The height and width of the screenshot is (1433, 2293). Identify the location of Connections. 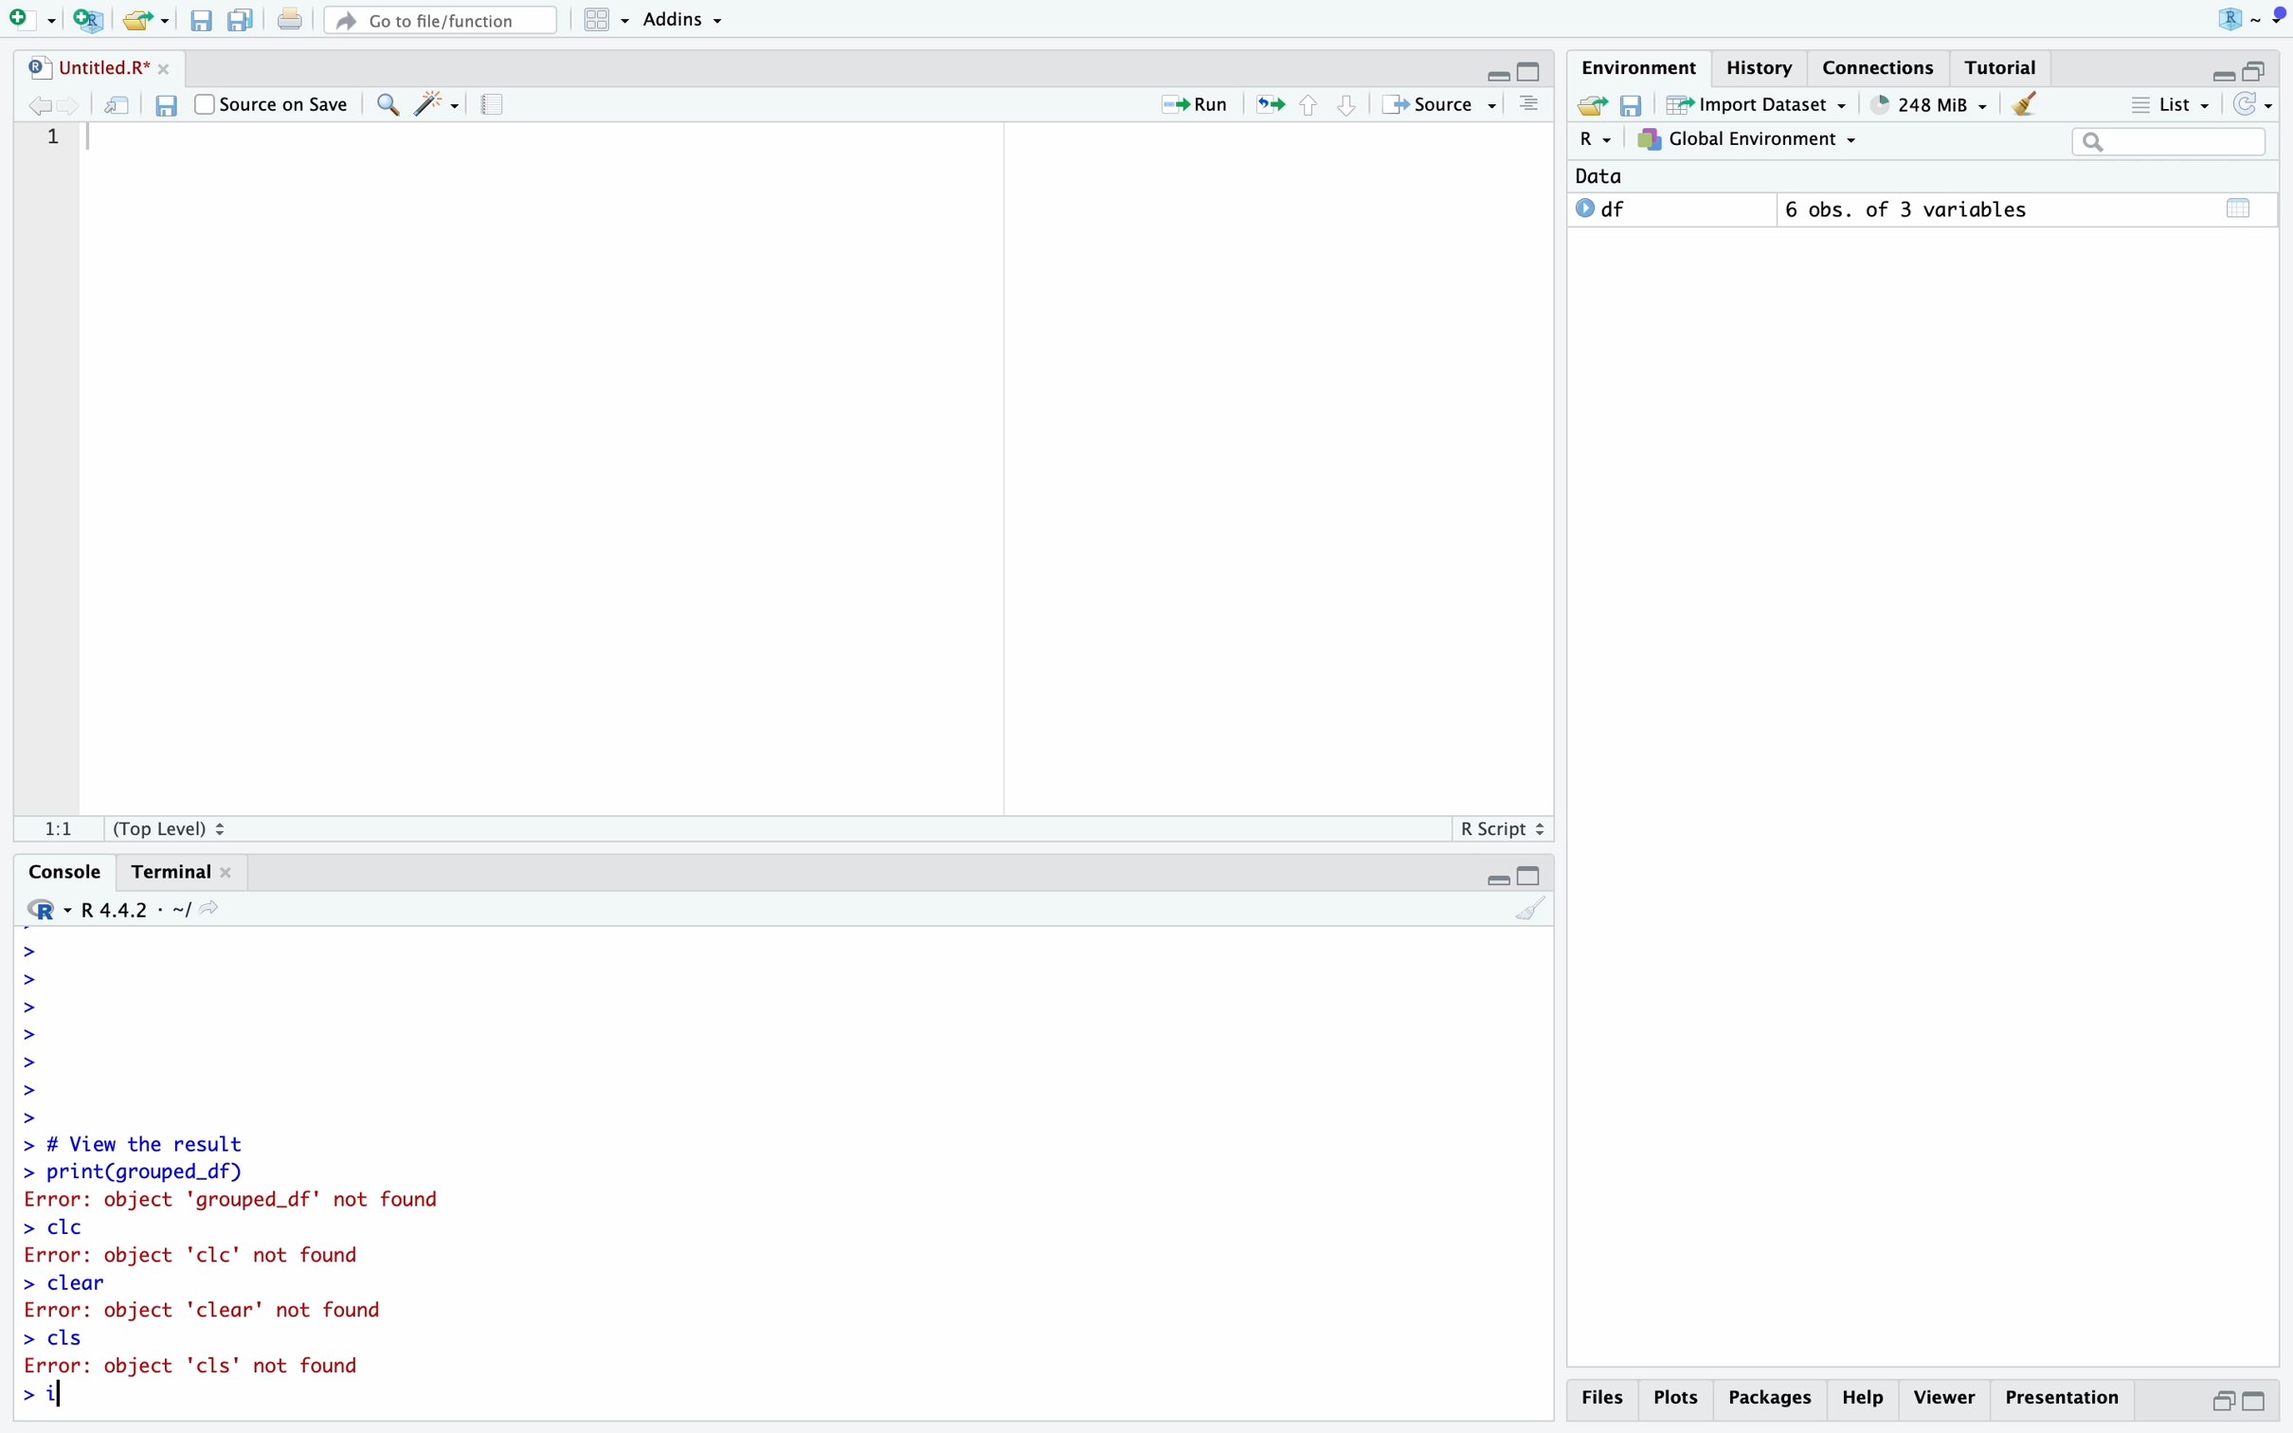
(1879, 68).